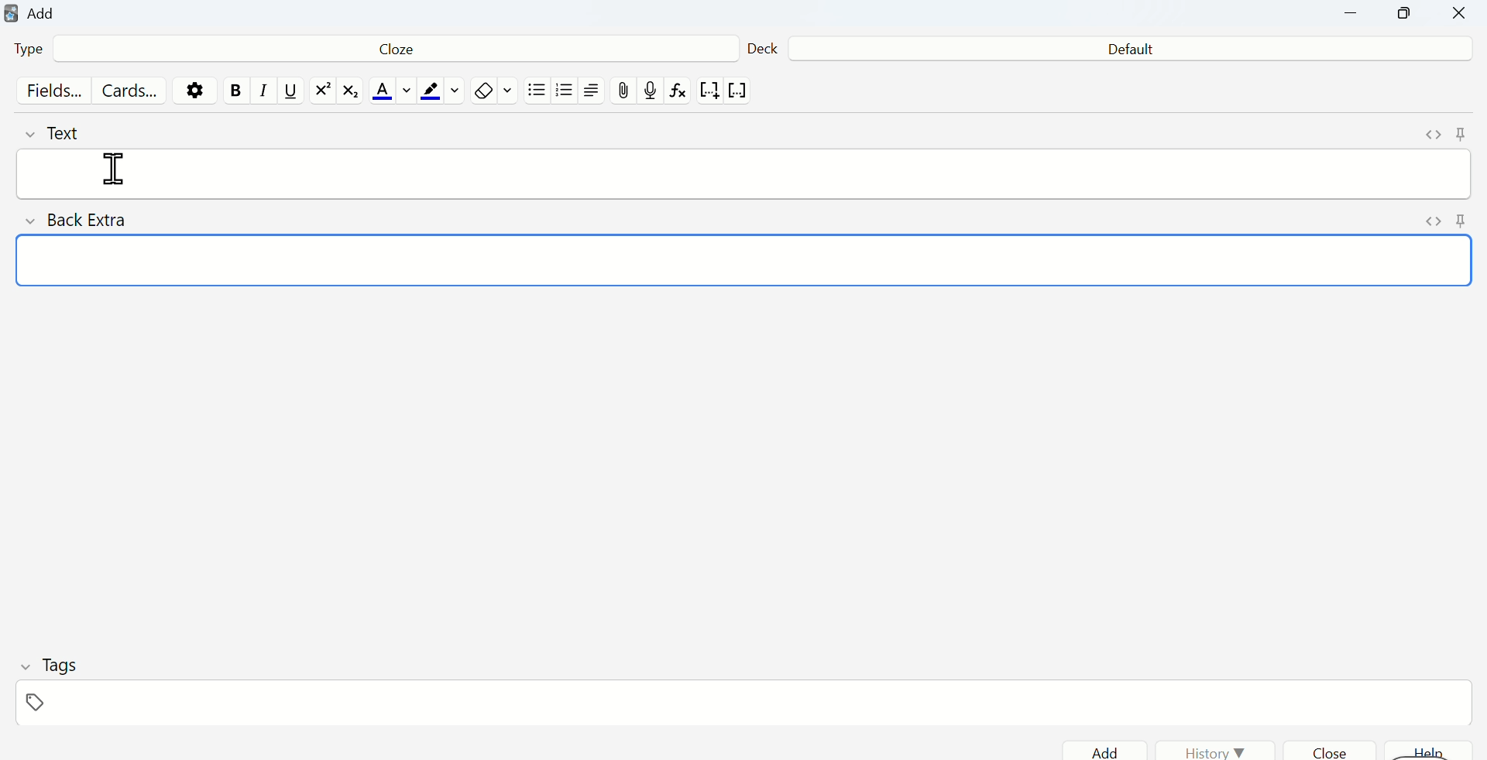 This screenshot has width=1487, height=760. What do you see at coordinates (52, 665) in the screenshot?
I see `Tags` at bounding box center [52, 665].